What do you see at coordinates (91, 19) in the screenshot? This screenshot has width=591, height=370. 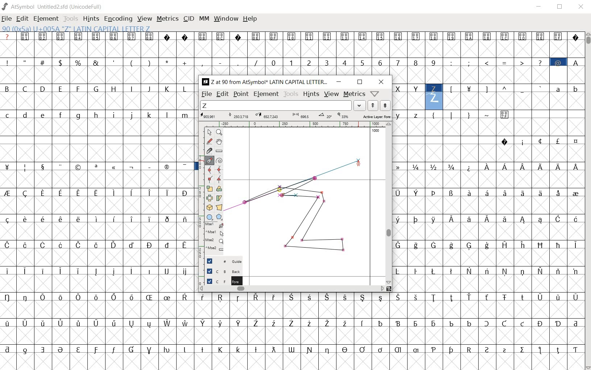 I see `hints` at bounding box center [91, 19].